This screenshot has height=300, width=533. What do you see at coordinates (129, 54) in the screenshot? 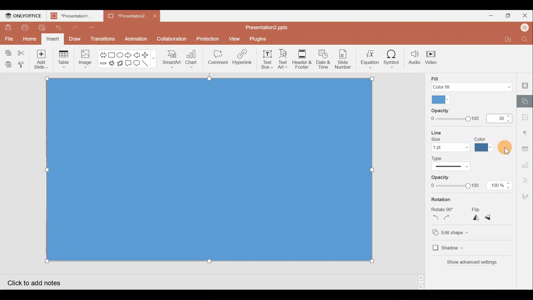
I see `Right arrow` at bounding box center [129, 54].